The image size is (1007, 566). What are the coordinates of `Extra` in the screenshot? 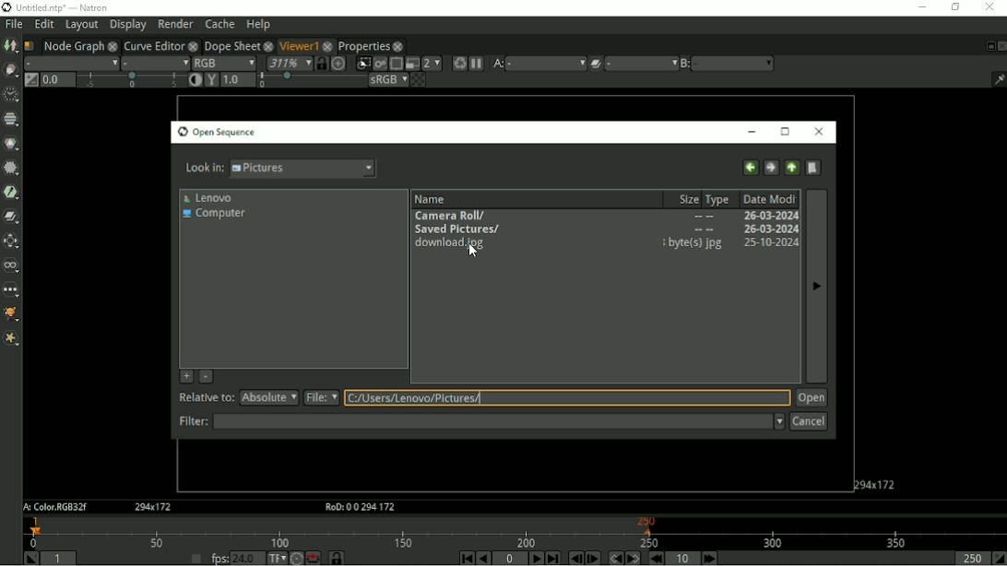 It's located at (11, 339).